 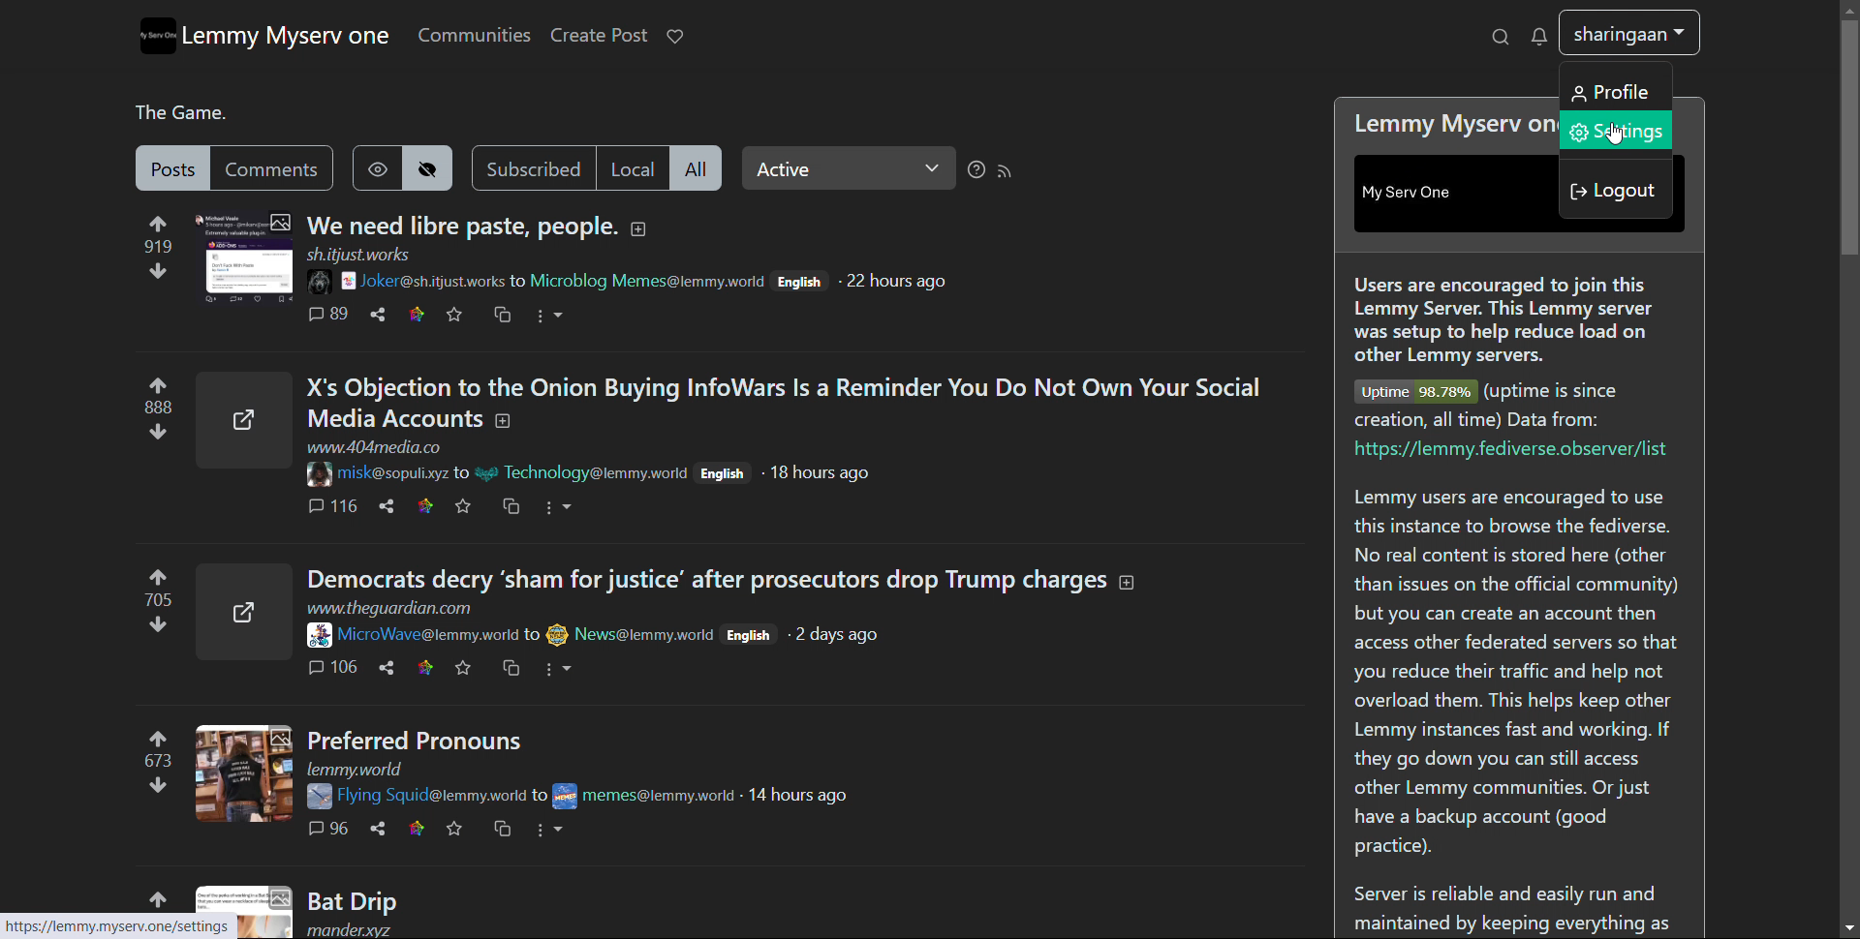 What do you see at coordinates (318, 636) in the screenshot?
I see `poster display picture` at bounding box center [318, 636].